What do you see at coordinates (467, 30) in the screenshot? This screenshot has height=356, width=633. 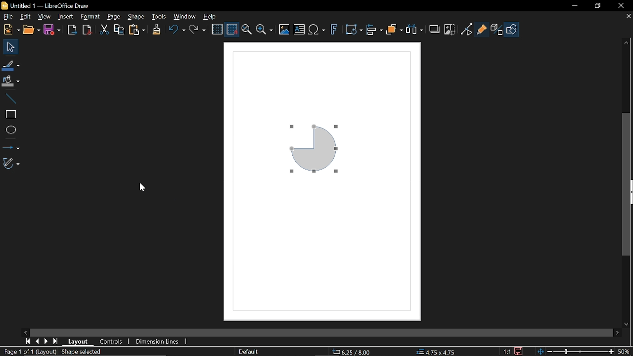 I see `Toggle ` at bounding box center [467, 30].